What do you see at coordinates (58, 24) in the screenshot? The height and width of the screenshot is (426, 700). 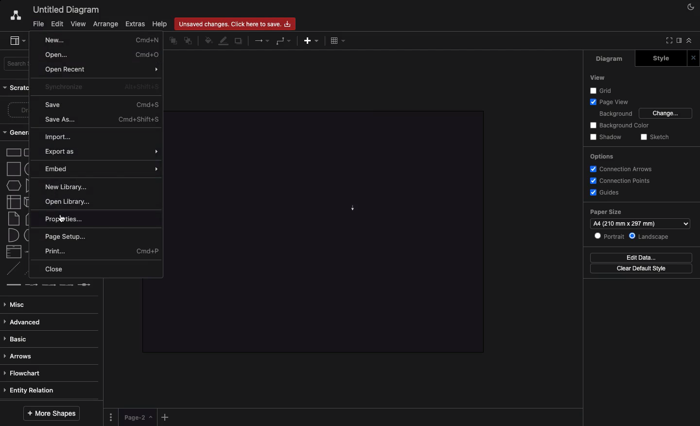 I see `Edit` at bounding box center [58, 24].